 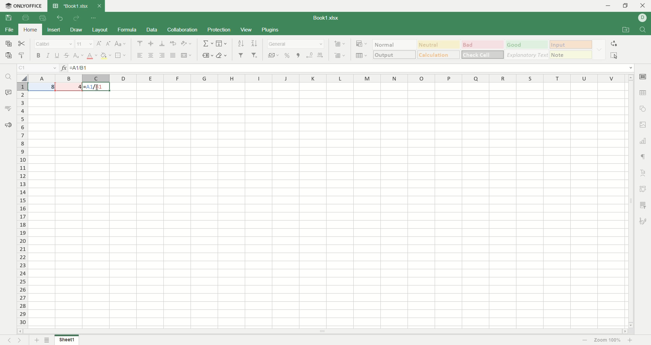 What do you see at coordinates (645, 157) in the screenshot?
I see `paragraph settings` at bounding box center [645, 157].